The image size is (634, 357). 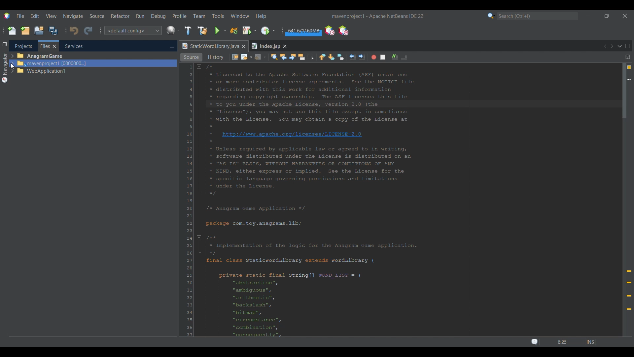 What do you see at coordinates (628, 57) in the screenshot?
I see `Split window horizontally or vertically` at bounding box center [628, 57].